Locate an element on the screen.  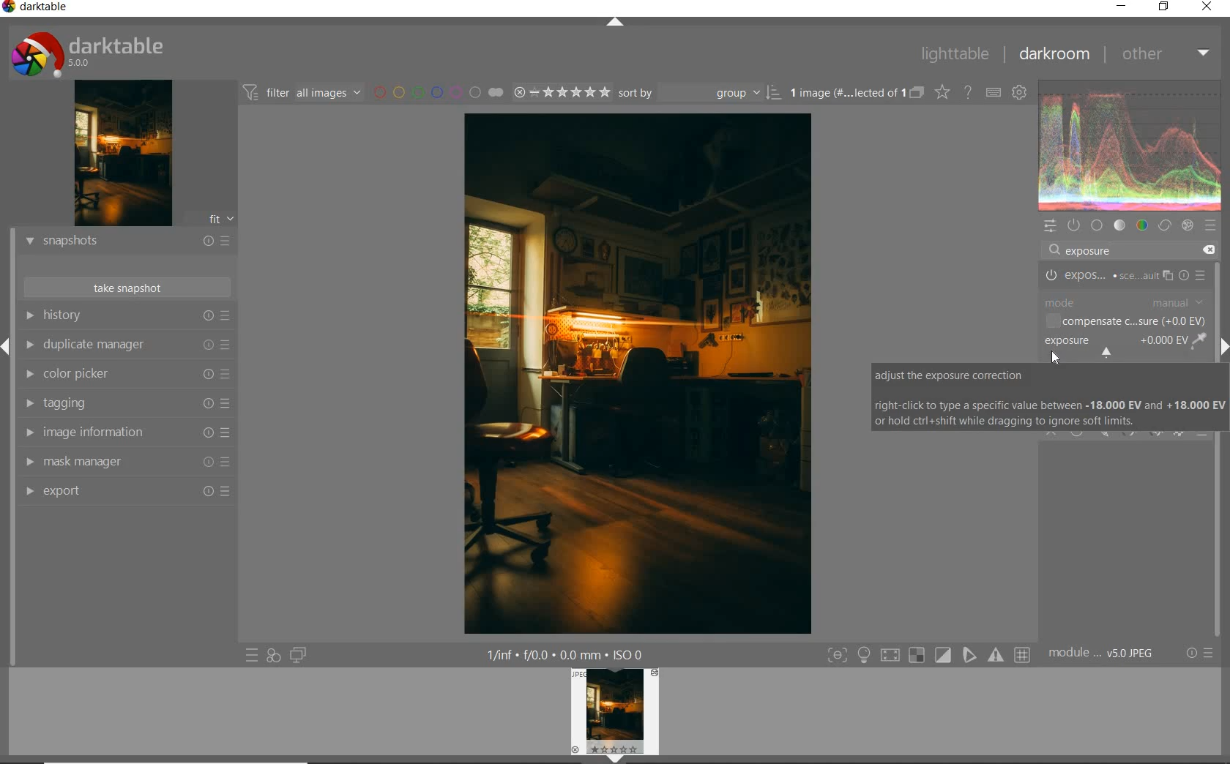
enable online help is located at coordinates (968, 94).